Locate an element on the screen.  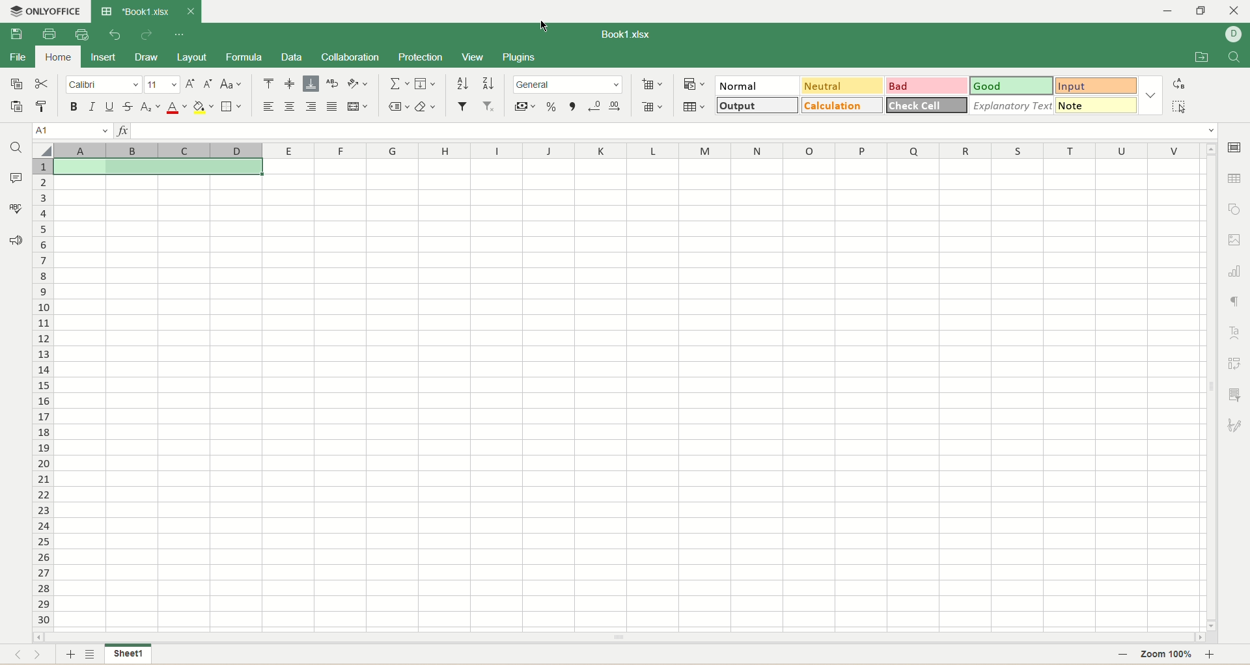
text art settings is located at coordinates (1236, 333).